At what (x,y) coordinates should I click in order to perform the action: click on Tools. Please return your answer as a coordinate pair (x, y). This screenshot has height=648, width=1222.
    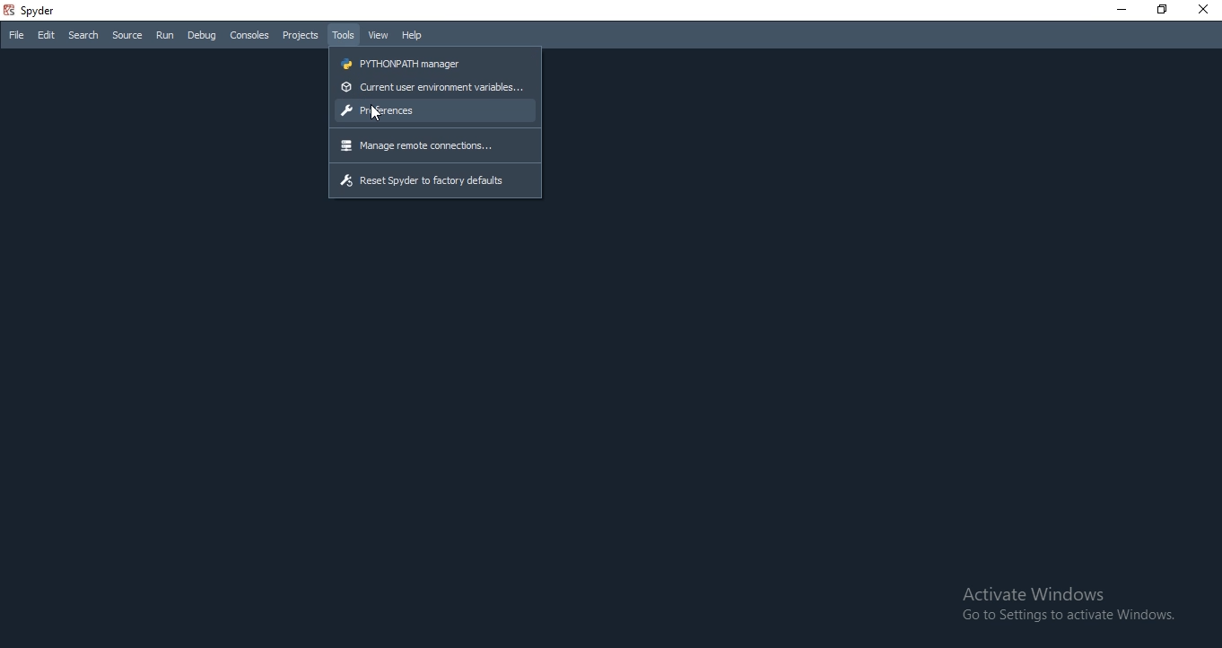
    Looking at the image, I should click on (344, 35).